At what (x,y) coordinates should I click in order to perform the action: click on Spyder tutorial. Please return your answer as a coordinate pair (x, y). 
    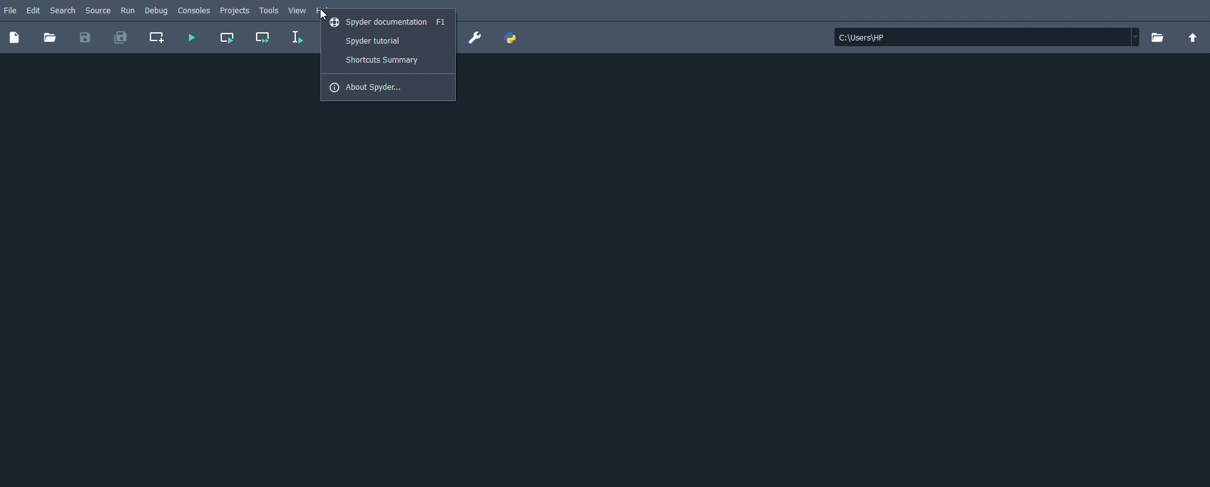
    Looking at the image, I should click on (372, 40).